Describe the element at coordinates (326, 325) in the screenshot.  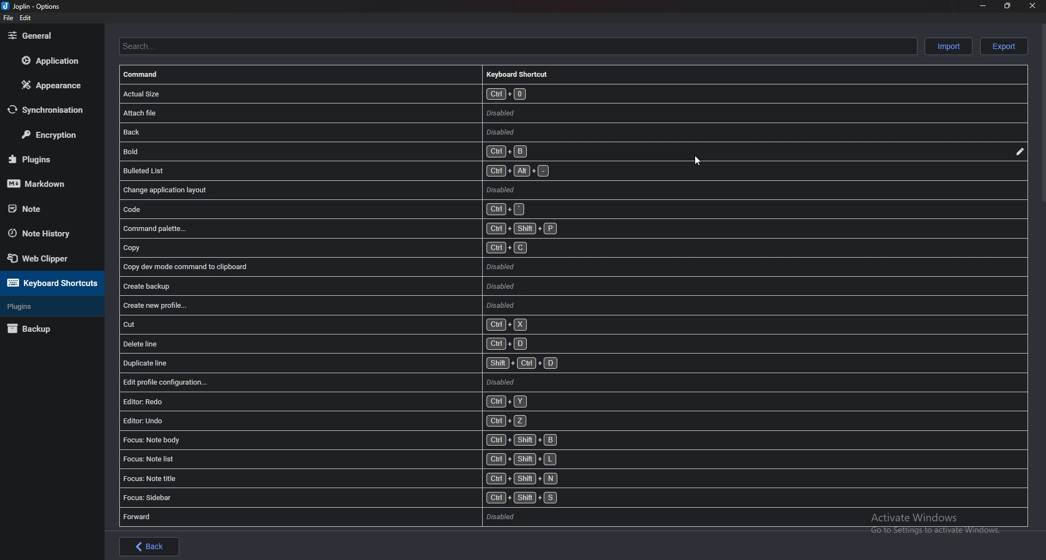
I see `cut` at that location.